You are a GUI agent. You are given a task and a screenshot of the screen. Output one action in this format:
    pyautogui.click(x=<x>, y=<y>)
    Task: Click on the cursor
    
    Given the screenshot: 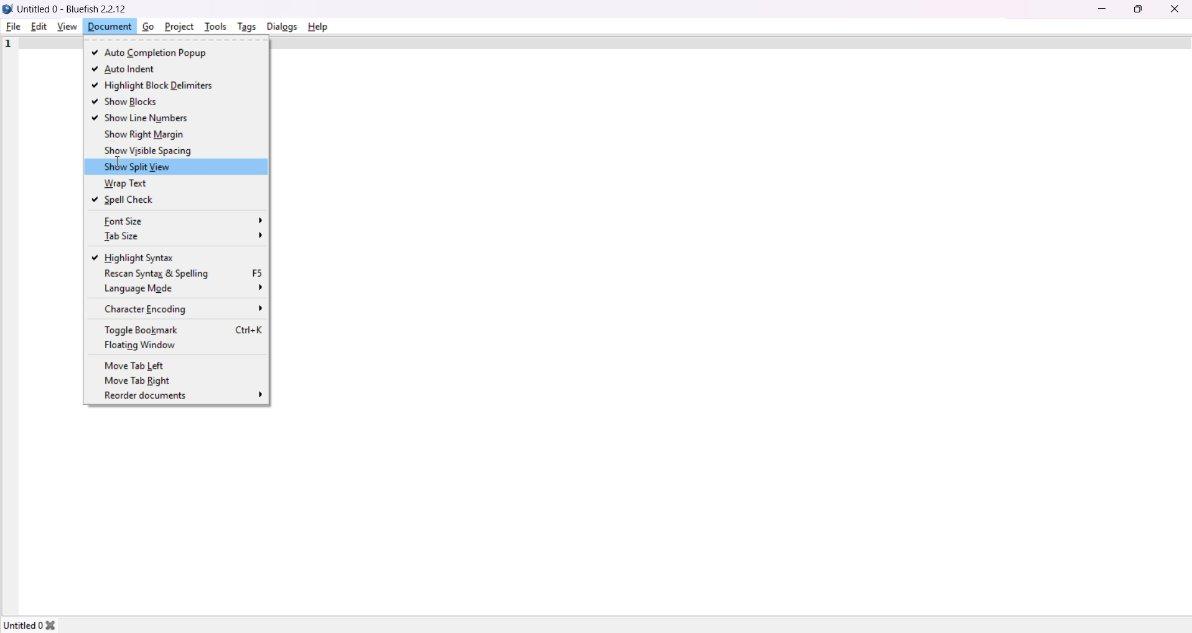 What is the action you would take?
    pyautogui.click(x=114, y=164)
    